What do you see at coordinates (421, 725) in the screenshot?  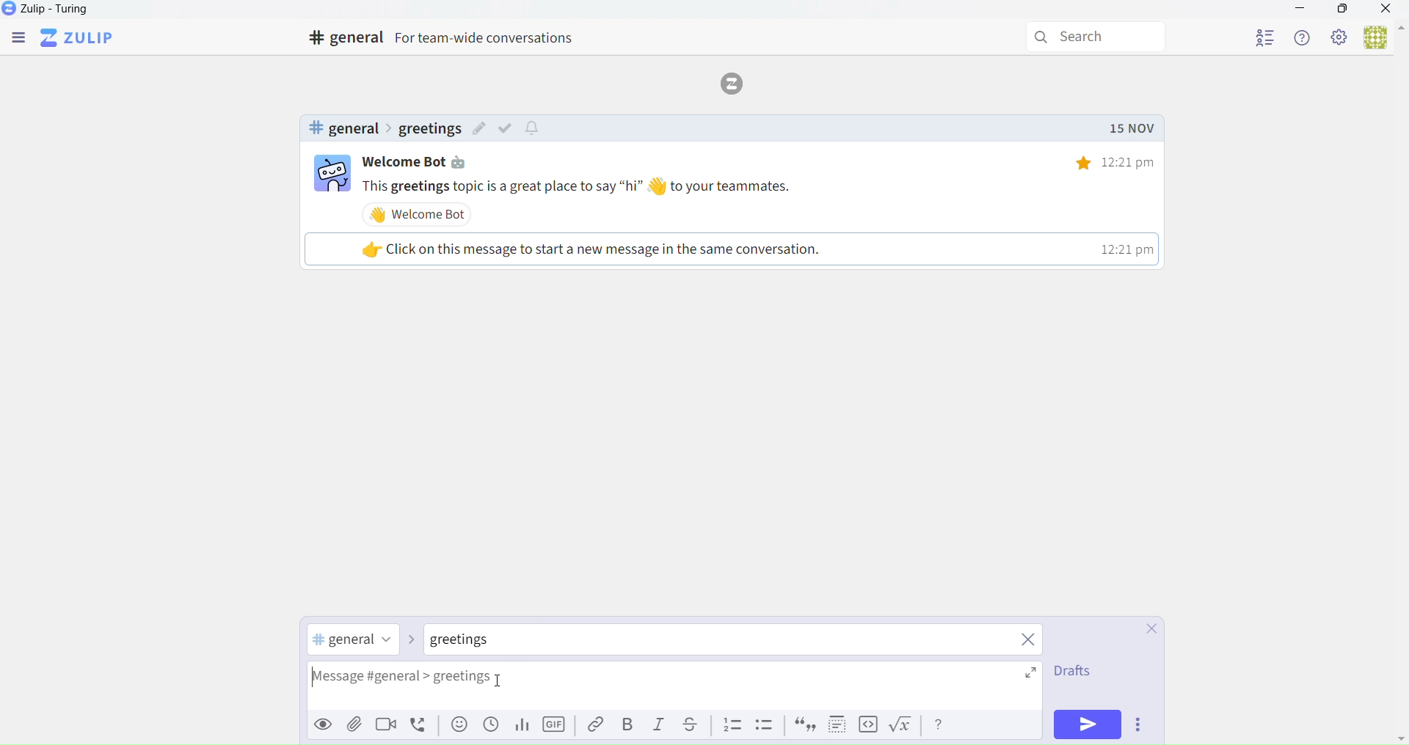 I see `Voicecall` at bounding box center [421, 725].